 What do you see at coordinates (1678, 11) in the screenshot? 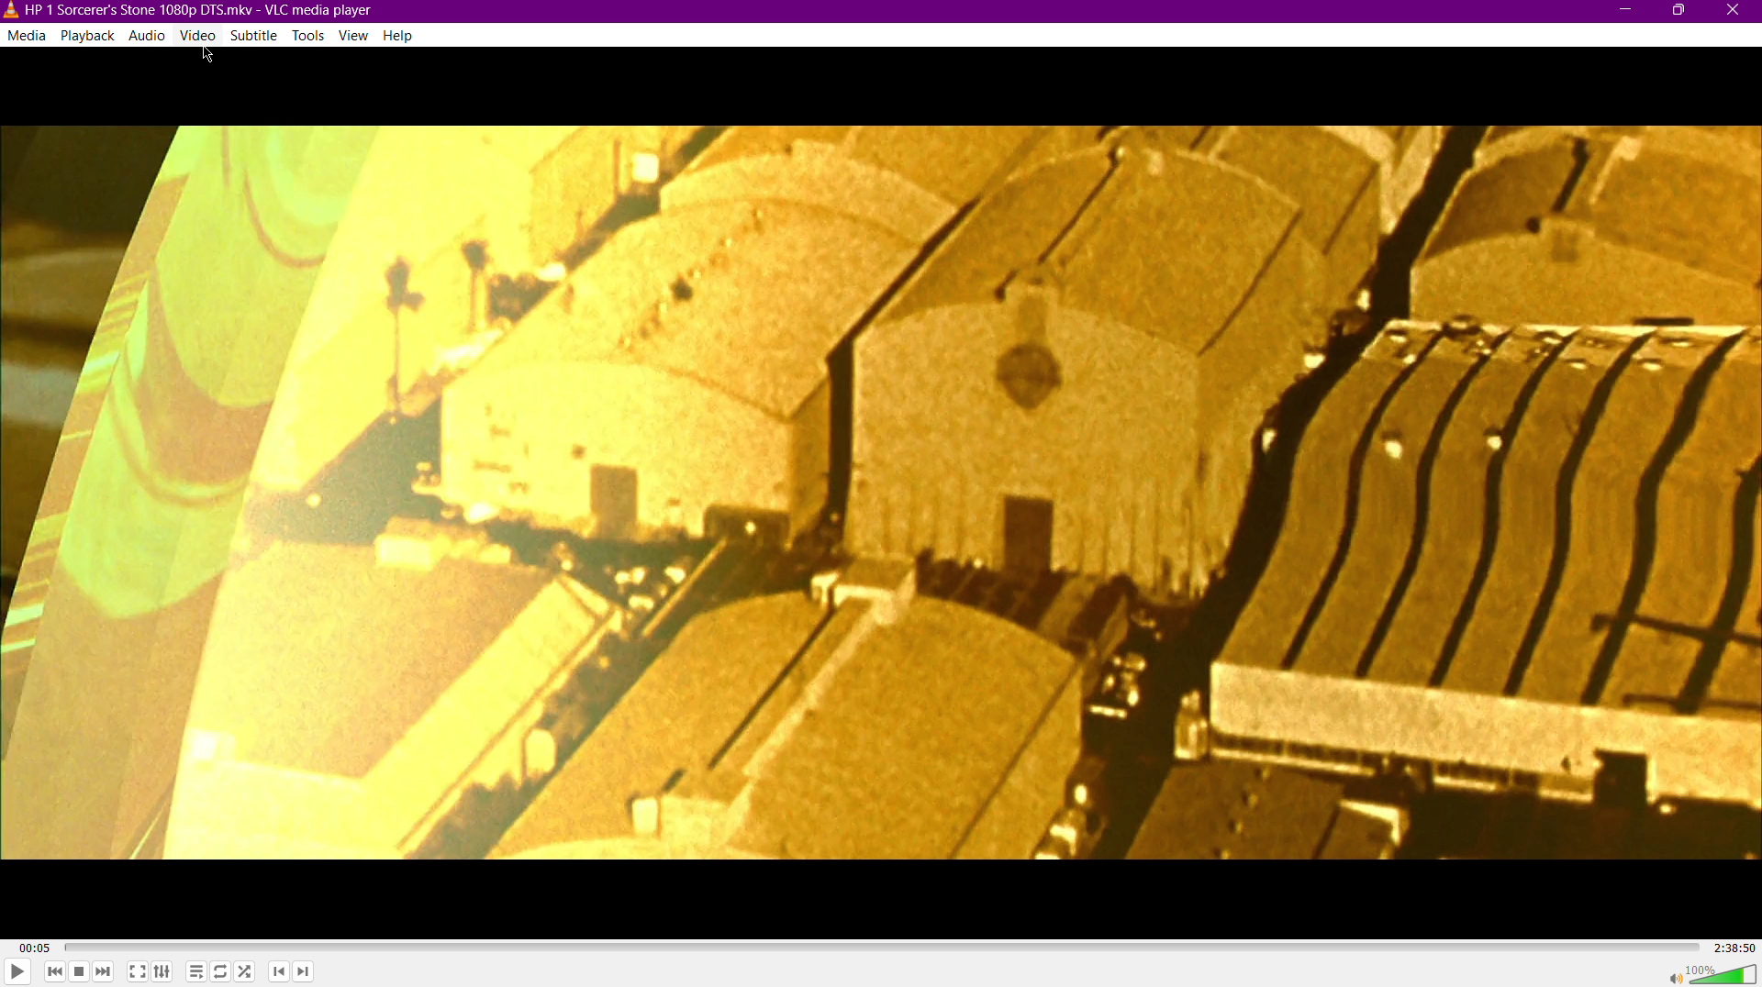
I see `Maximize` at bounding box center [1678, 11].